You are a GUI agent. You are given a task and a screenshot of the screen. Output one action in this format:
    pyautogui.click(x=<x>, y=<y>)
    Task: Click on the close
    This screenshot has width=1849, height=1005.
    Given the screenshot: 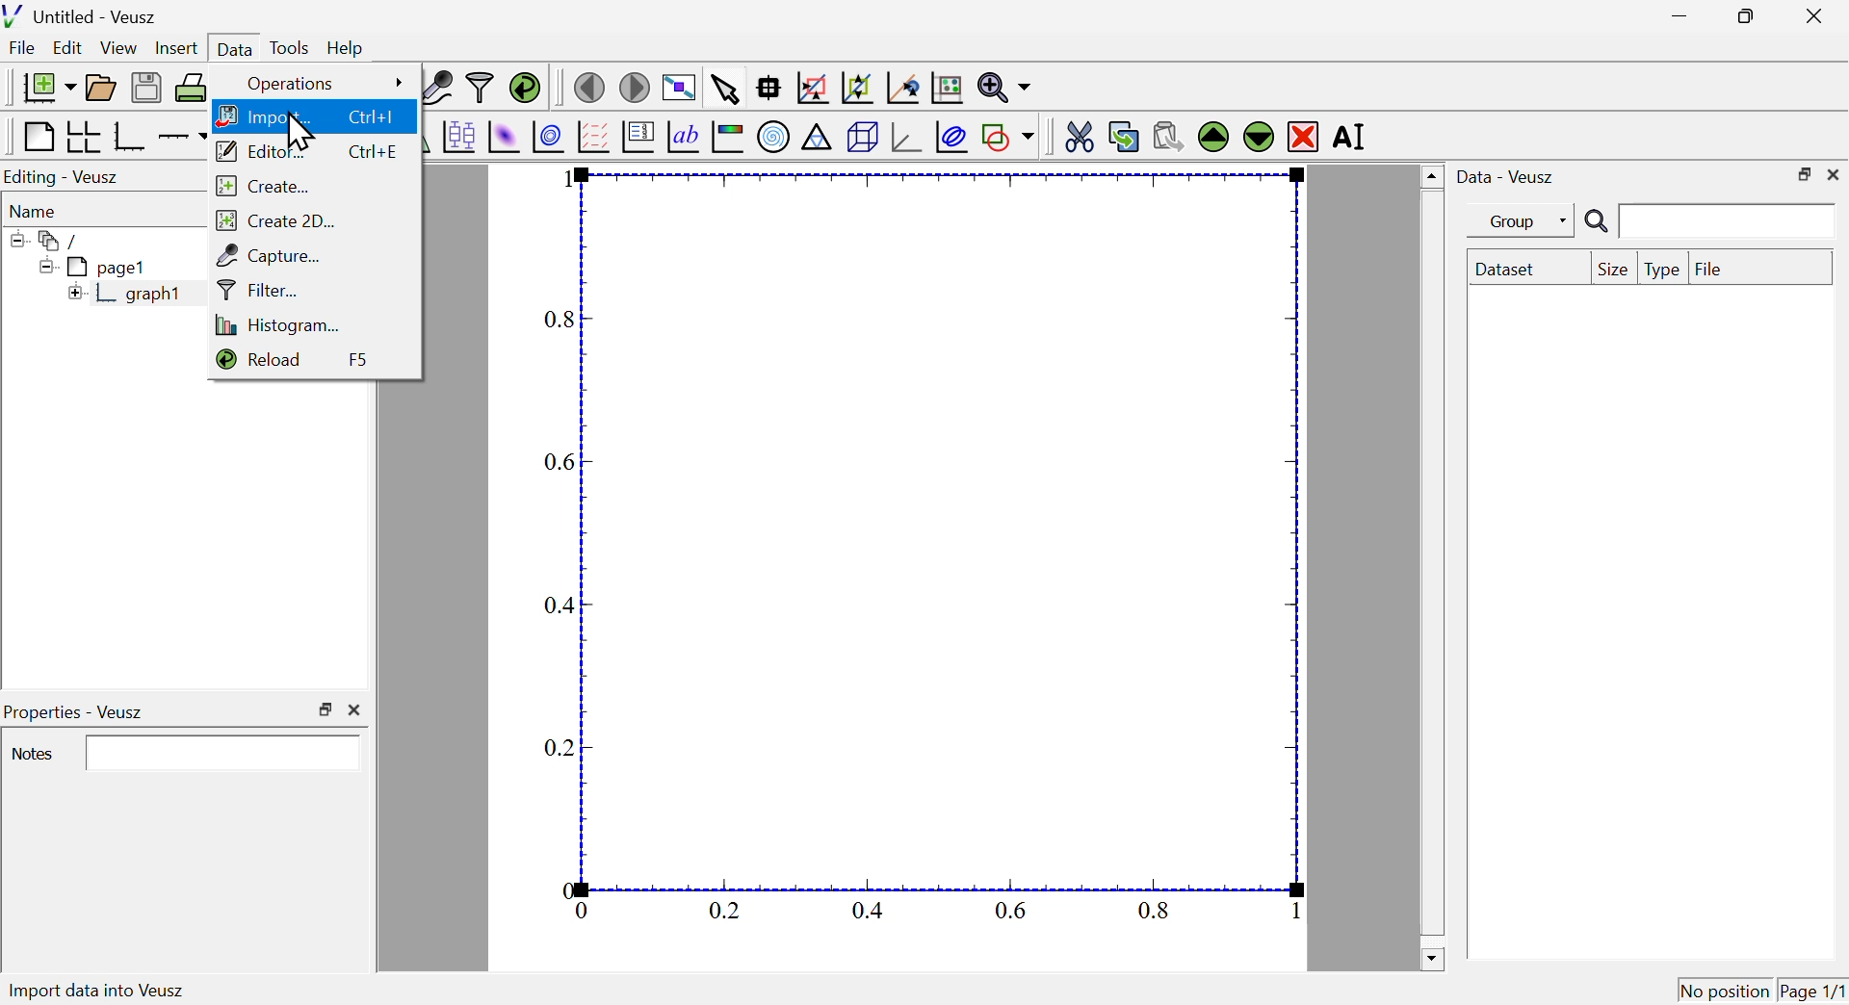 What is the action you would take?
    pyautogui.click(x=1818, y=14)
    